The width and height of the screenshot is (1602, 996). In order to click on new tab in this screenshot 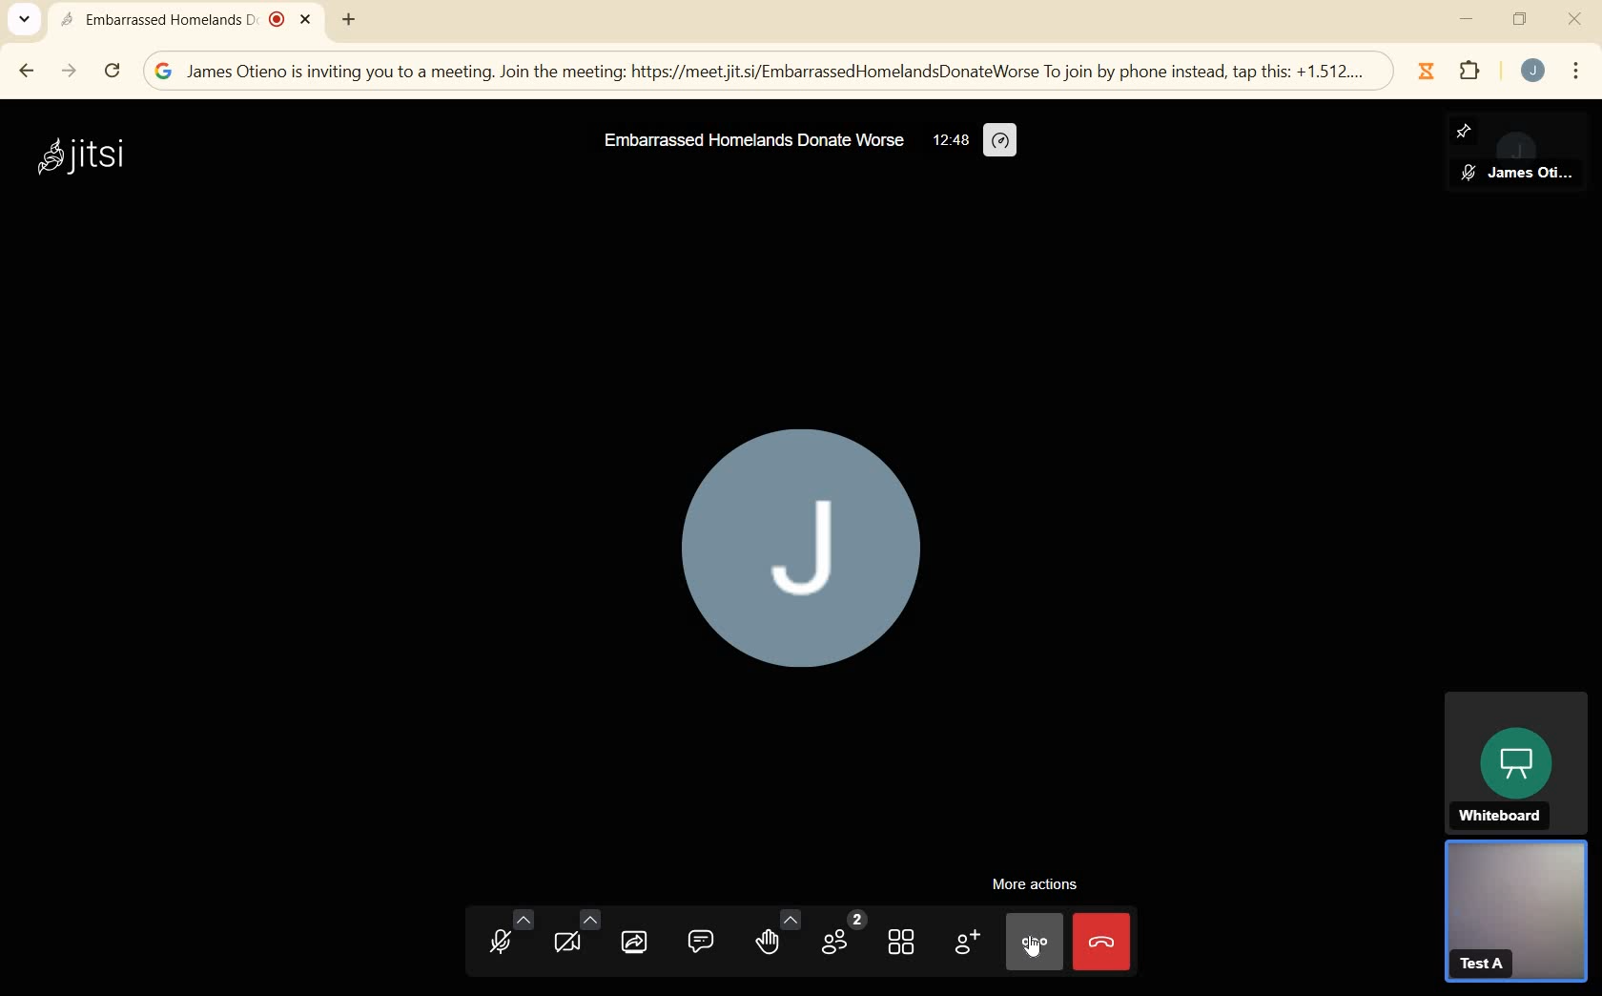, I will do `click(348, 18)`.